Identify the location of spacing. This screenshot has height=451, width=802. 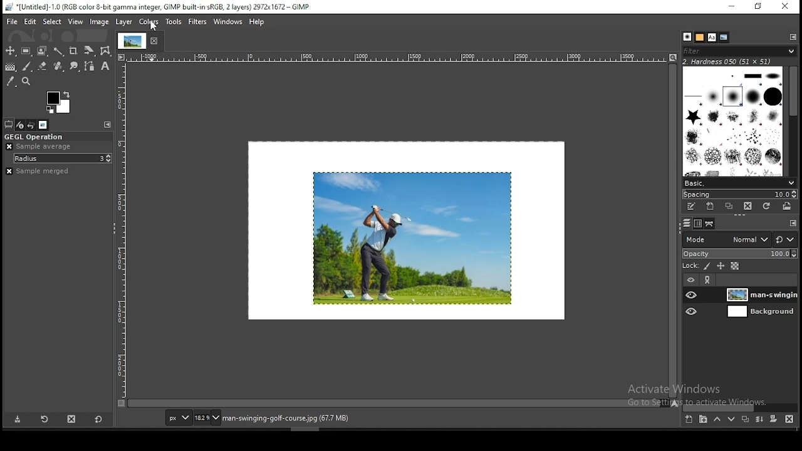
(738, 194).